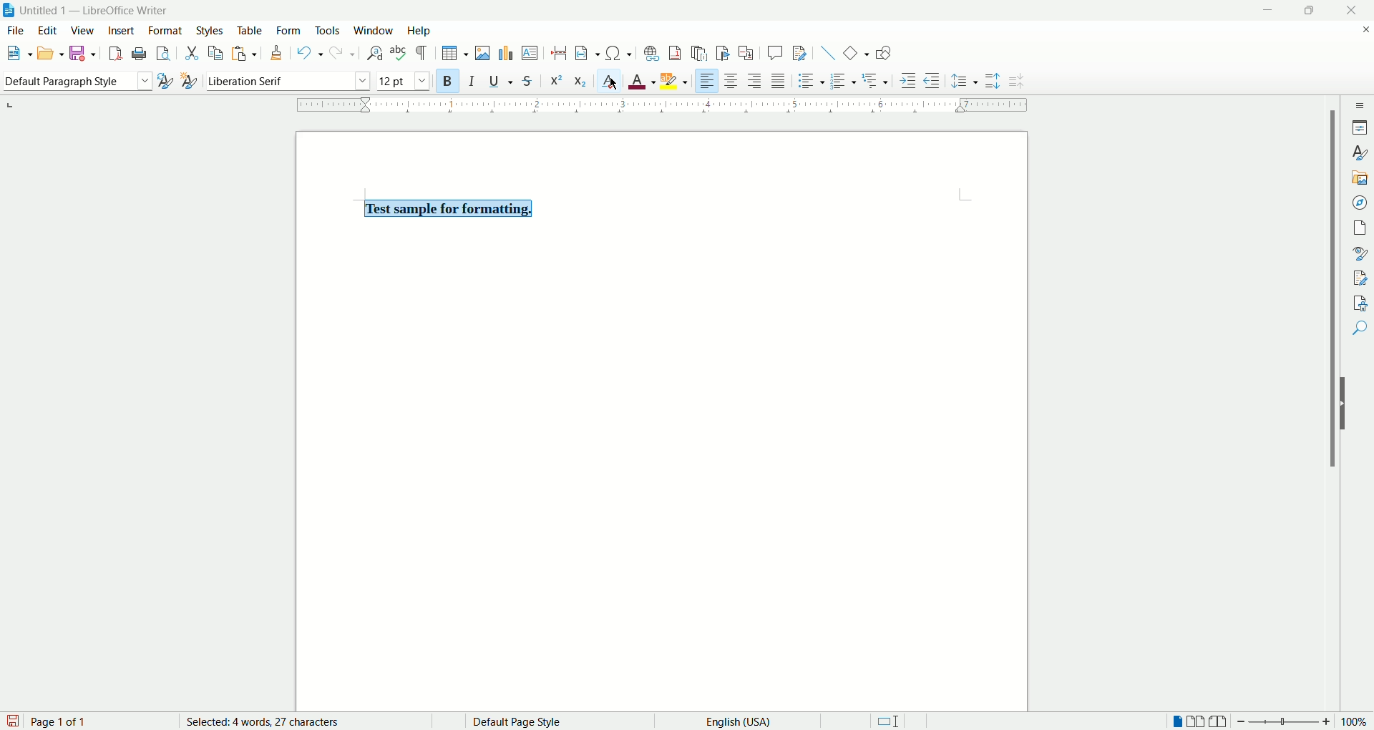  What do you see at coordinates (745, 53) in the screenshot?
I see `insert cross reference` at bounding box center [745, 53].